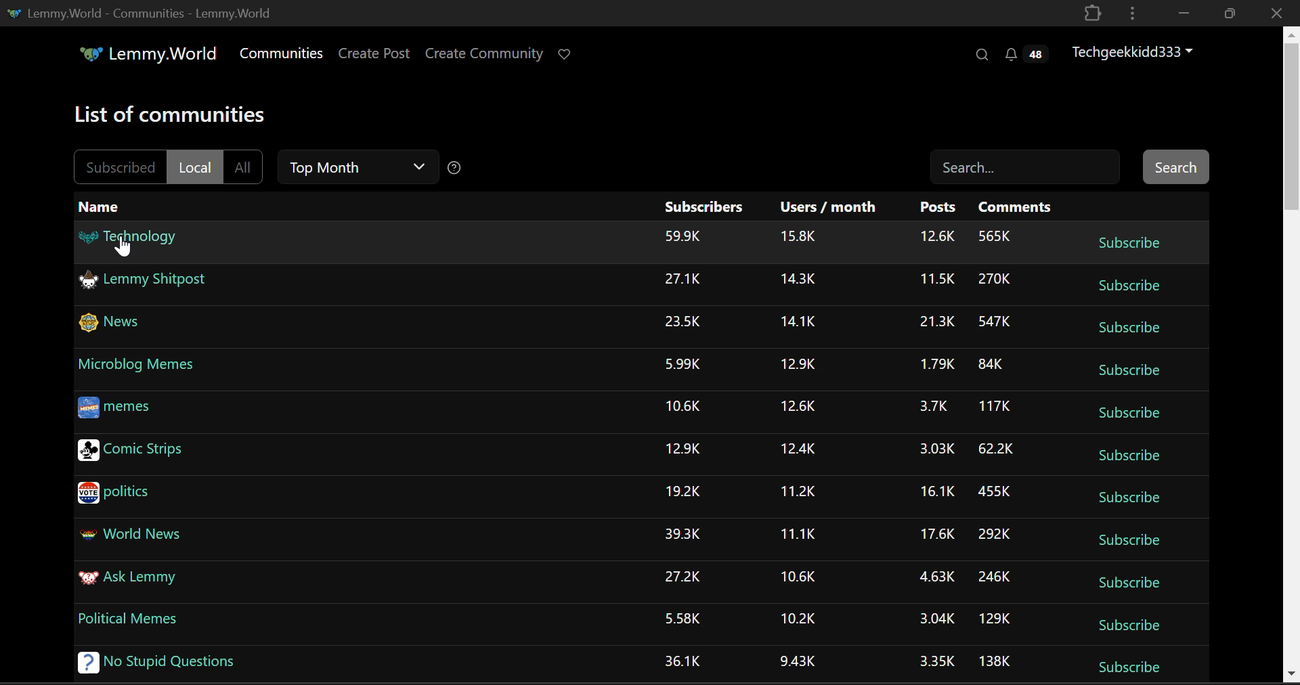  I want to click on Amount, so click(937, 322).